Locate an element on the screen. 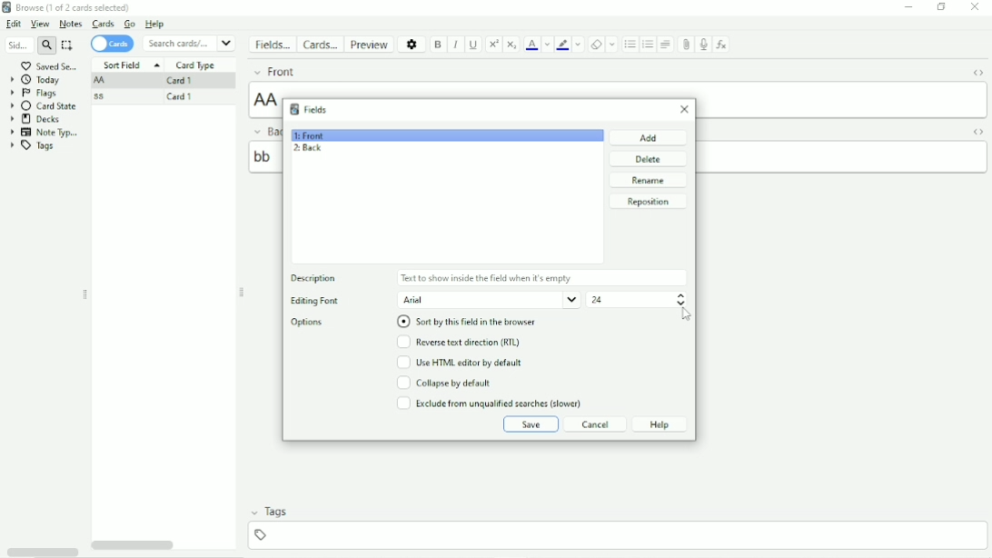 The image size is (992, 558). Tags is located at coordinates (33, 146).